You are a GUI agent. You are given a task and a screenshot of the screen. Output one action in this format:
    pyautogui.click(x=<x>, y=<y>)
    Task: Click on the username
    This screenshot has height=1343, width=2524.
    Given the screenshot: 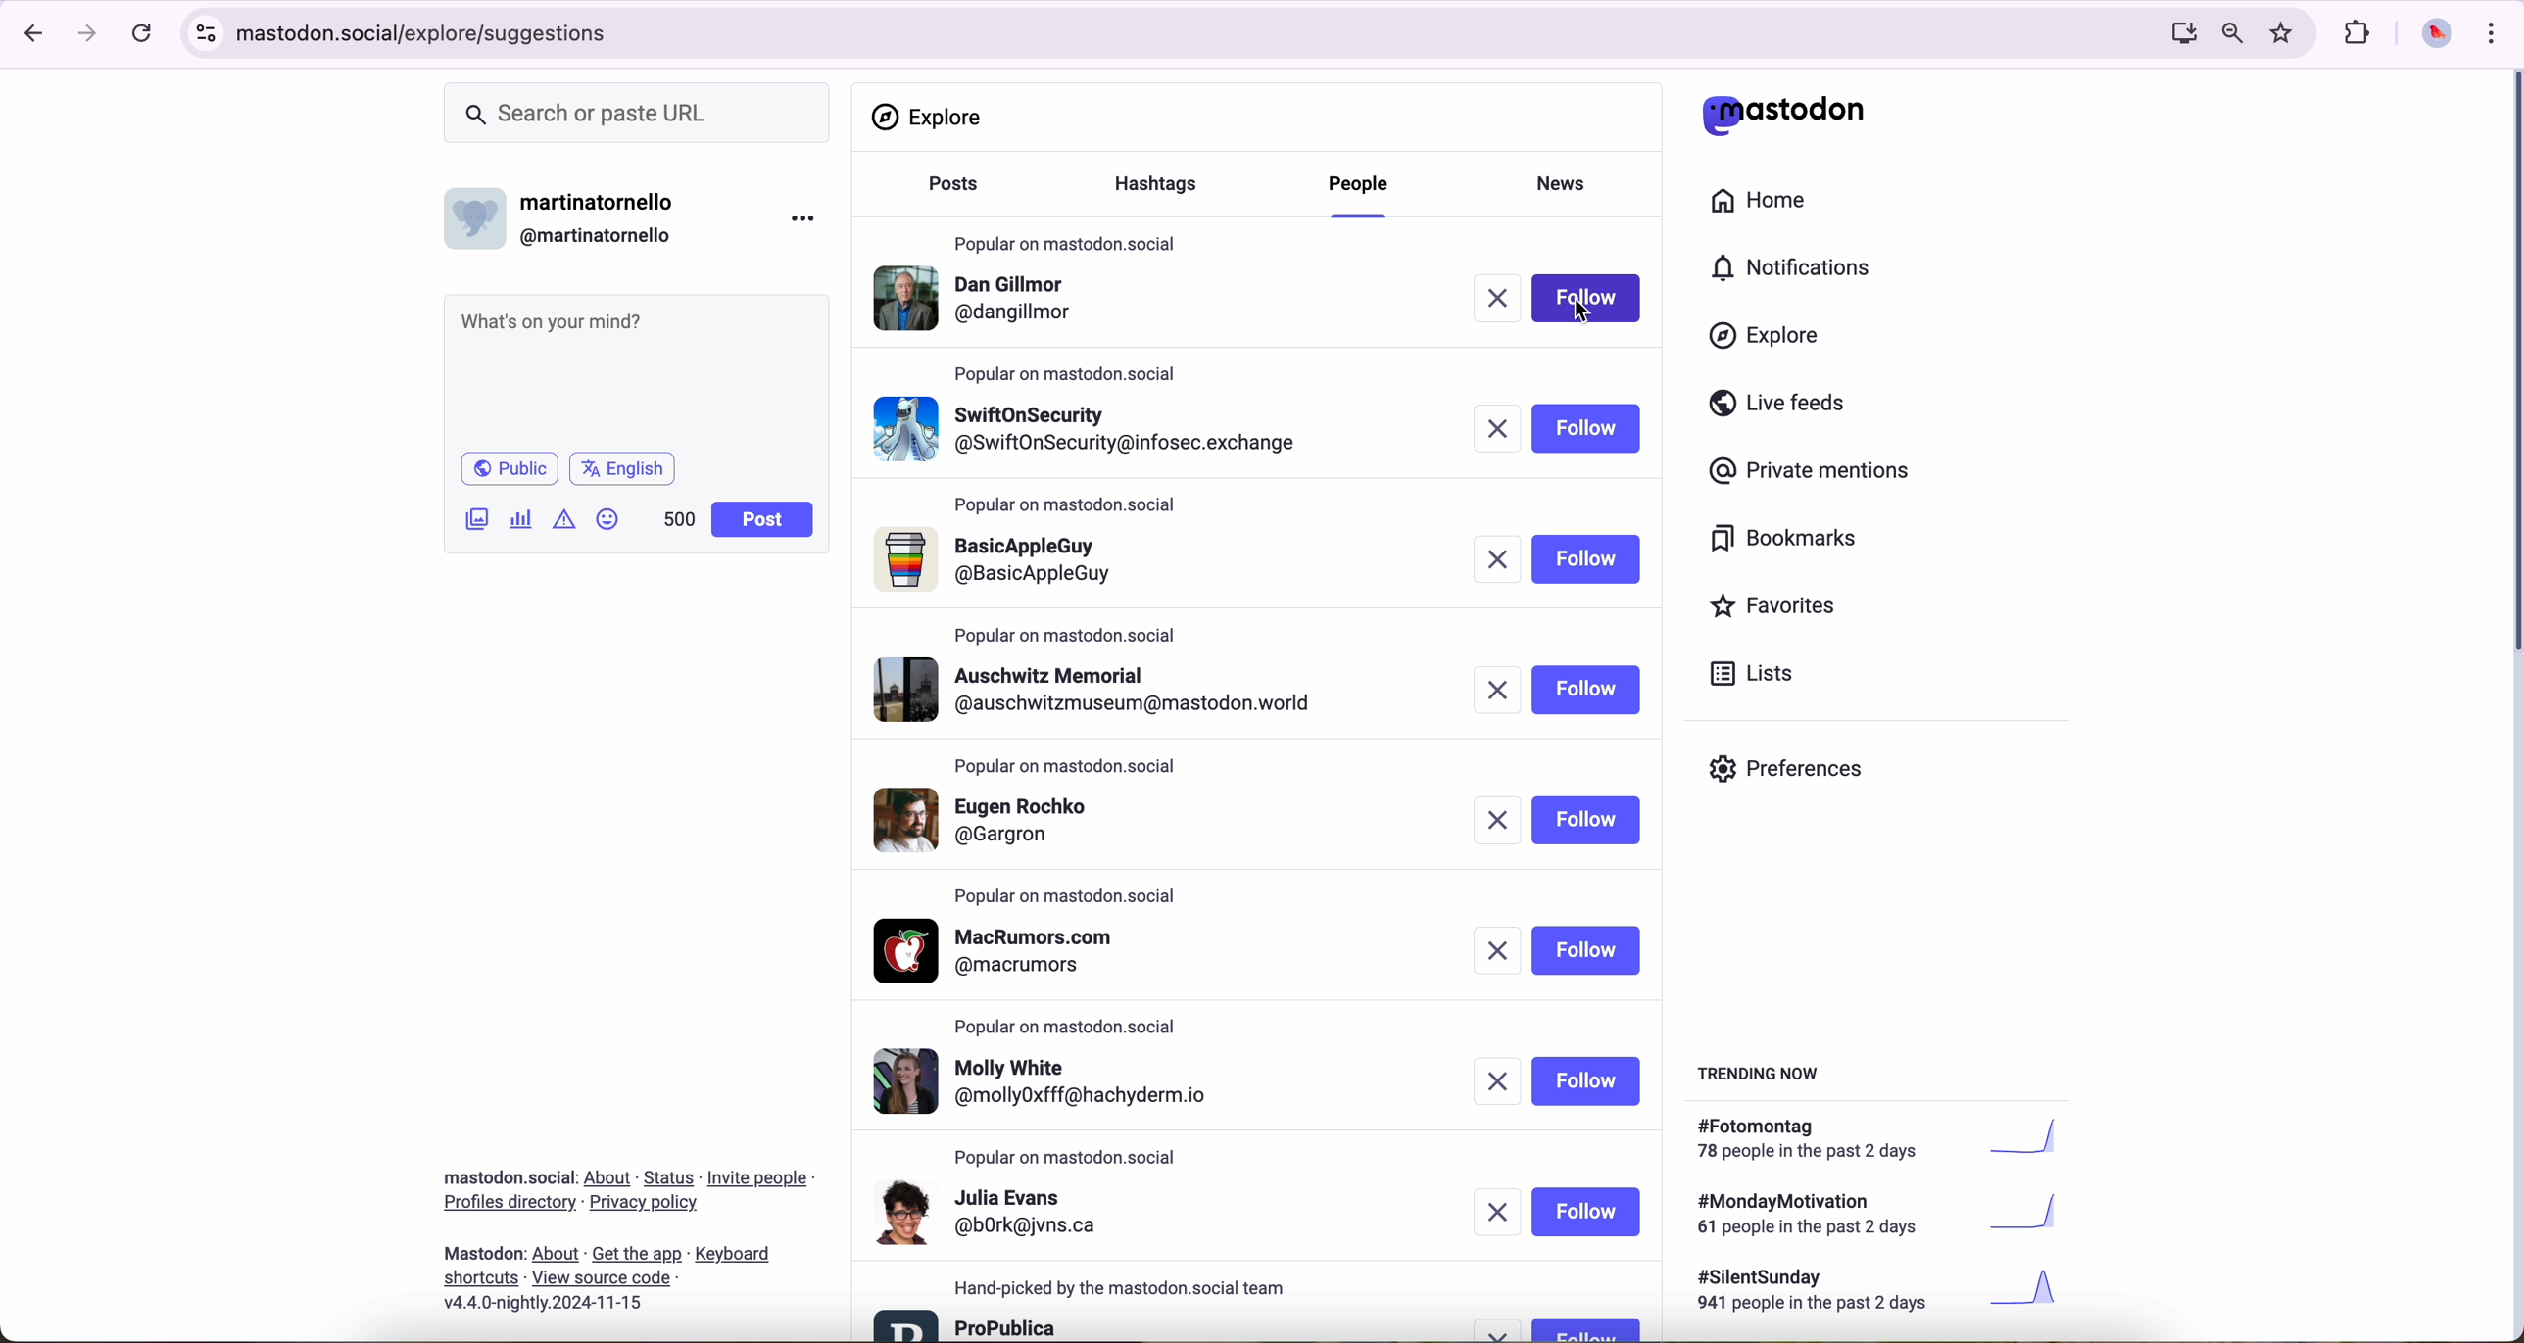 What is the action you would take?
    pyautogui.click(x=569, y=214)
    